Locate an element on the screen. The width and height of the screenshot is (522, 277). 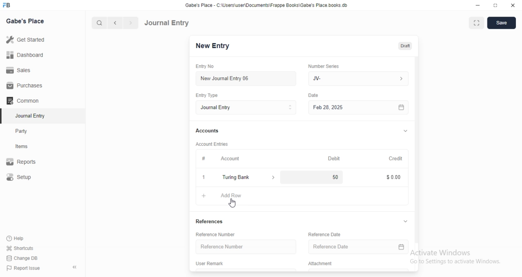
‘Number Series is located at coordinates (328, 65).